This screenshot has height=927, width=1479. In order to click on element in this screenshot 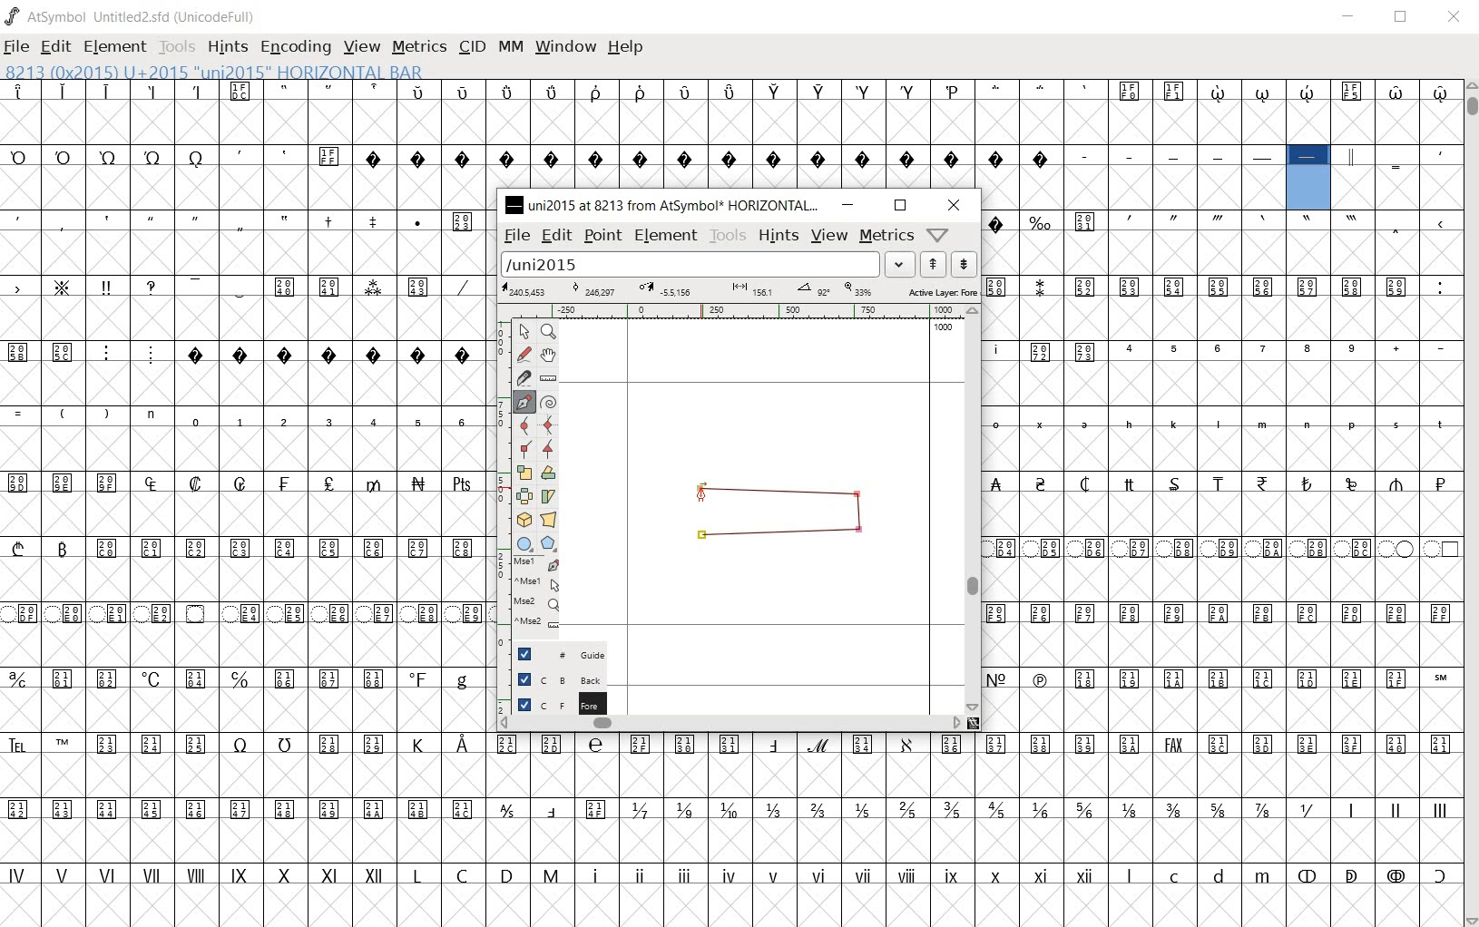, I will do `click(667, 235)`.